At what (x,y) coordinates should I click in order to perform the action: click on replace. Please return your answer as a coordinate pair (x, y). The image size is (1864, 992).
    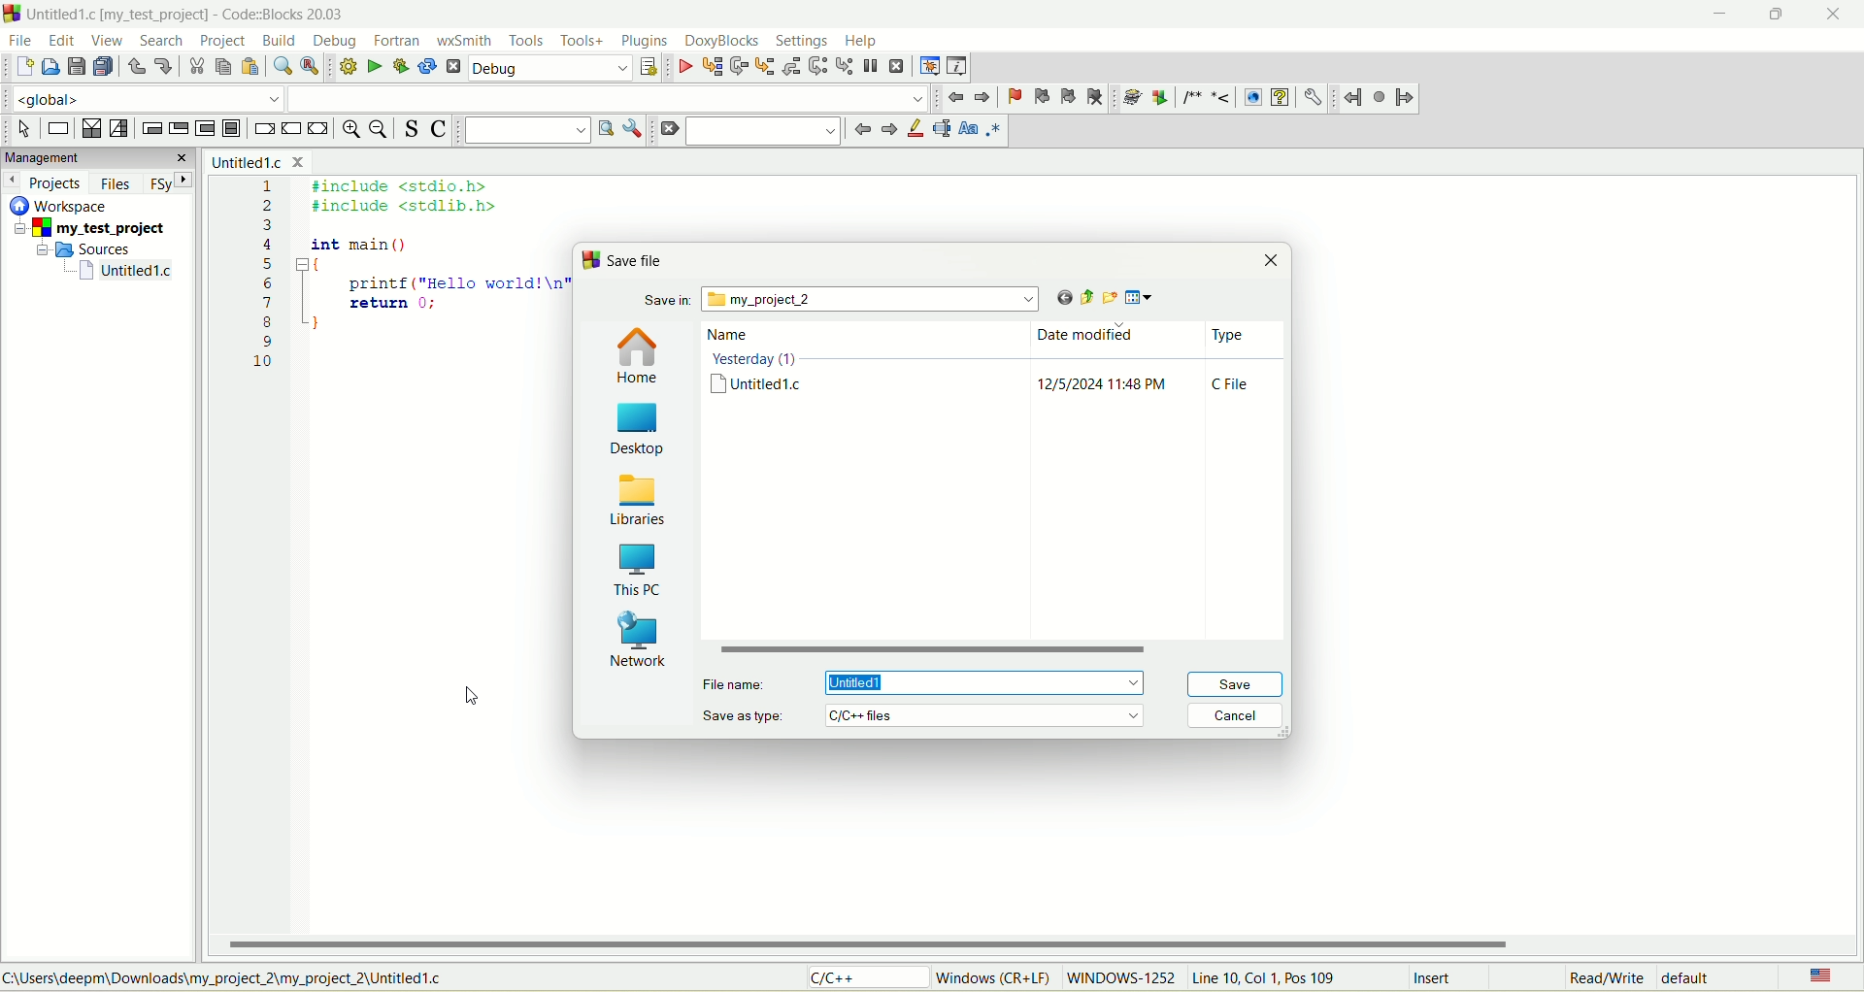
    Looking at the image, I should click on (308, 65).